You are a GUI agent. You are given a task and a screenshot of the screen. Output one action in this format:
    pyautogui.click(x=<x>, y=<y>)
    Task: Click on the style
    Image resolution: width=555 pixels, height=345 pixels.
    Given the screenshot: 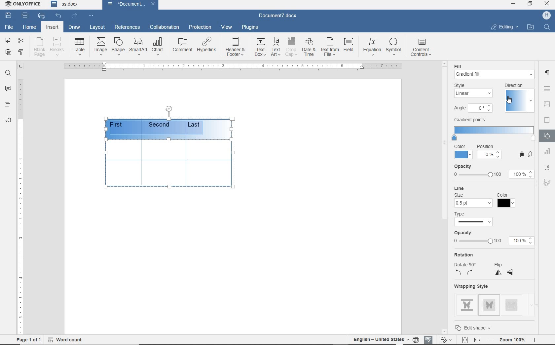 What is the action you would take?
    pyautogui.click(x=463, y=85)
    